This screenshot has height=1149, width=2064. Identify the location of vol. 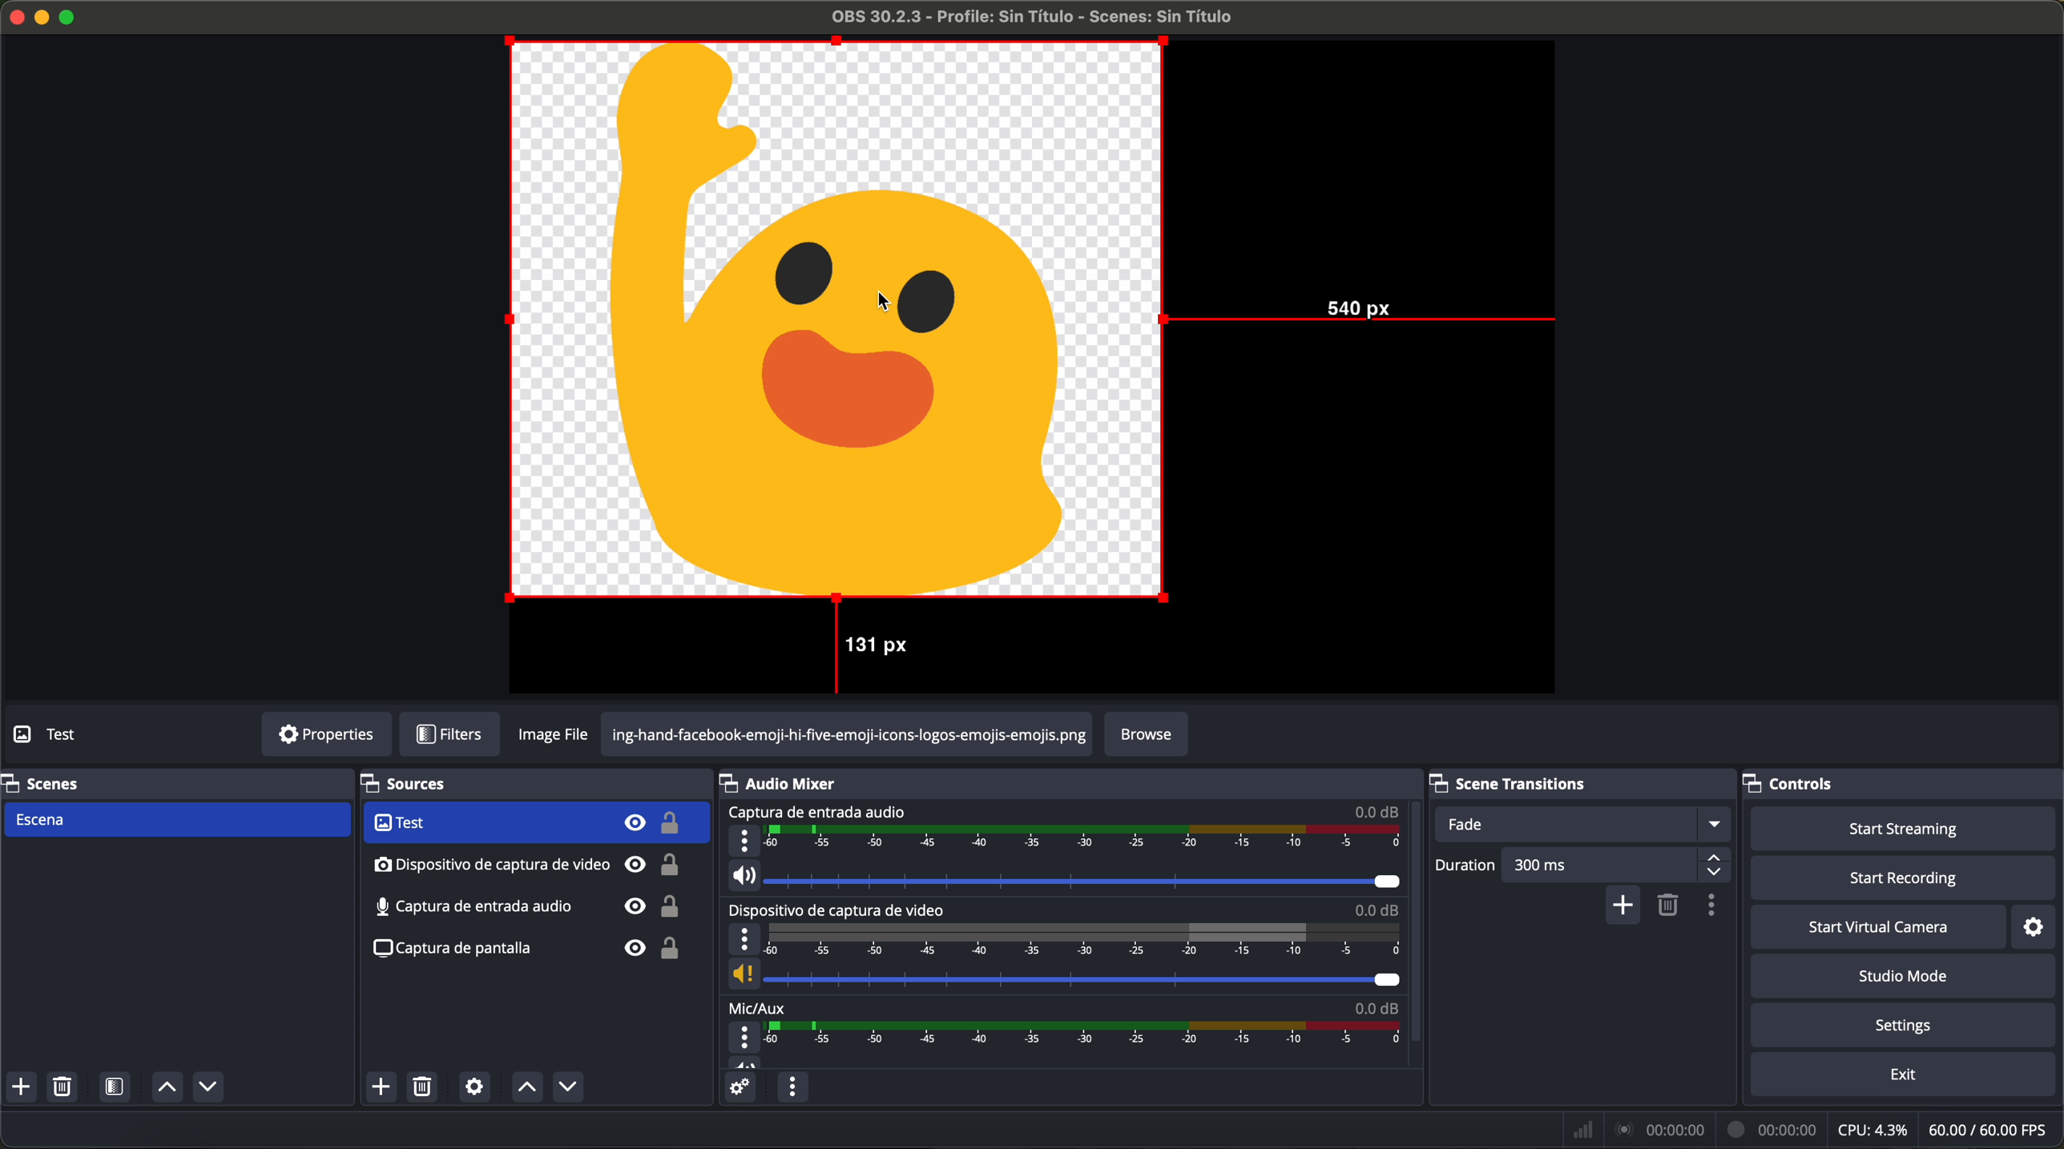
(745, 1062).